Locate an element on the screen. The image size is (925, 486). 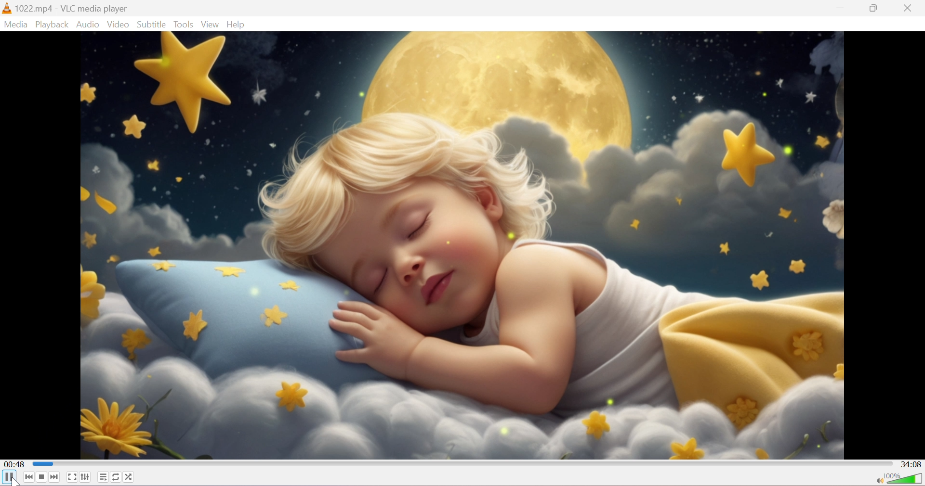
Tools is located at coordinates (184, 25).